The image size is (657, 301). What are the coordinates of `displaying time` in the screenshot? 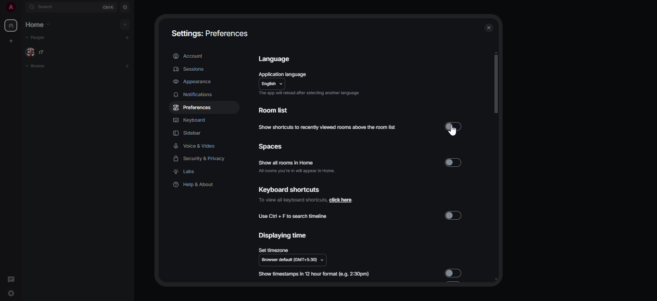 It's located at (280, 236).